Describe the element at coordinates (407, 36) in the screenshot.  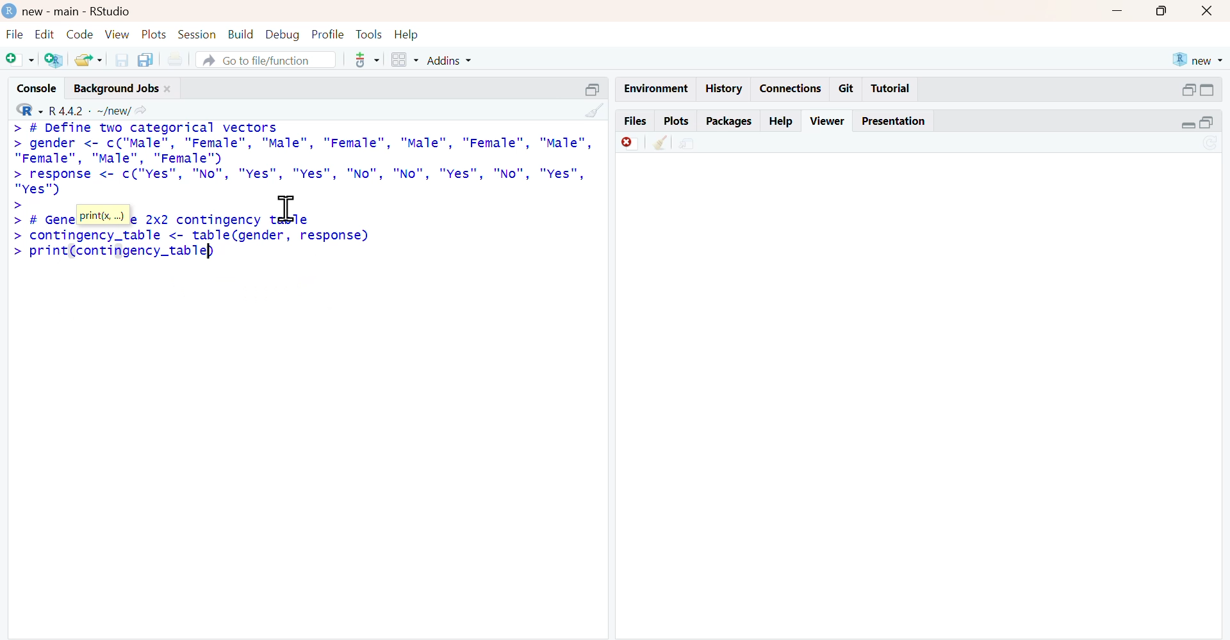
I see `help` at that location.